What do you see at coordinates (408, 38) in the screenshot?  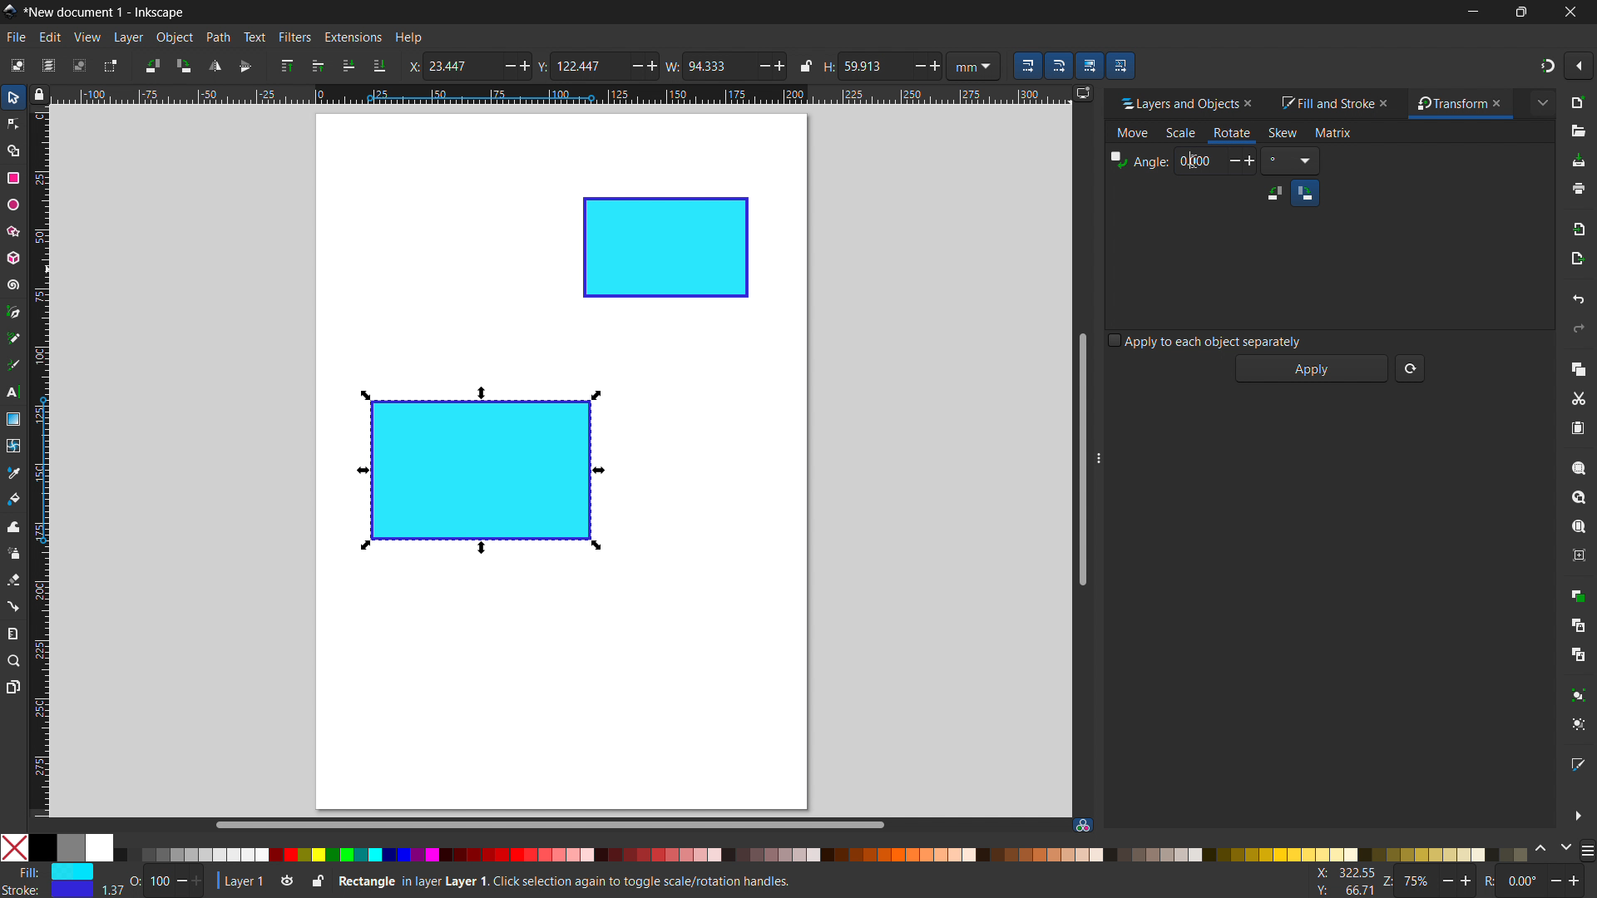 I see `help` at bounding box center [408, 38].